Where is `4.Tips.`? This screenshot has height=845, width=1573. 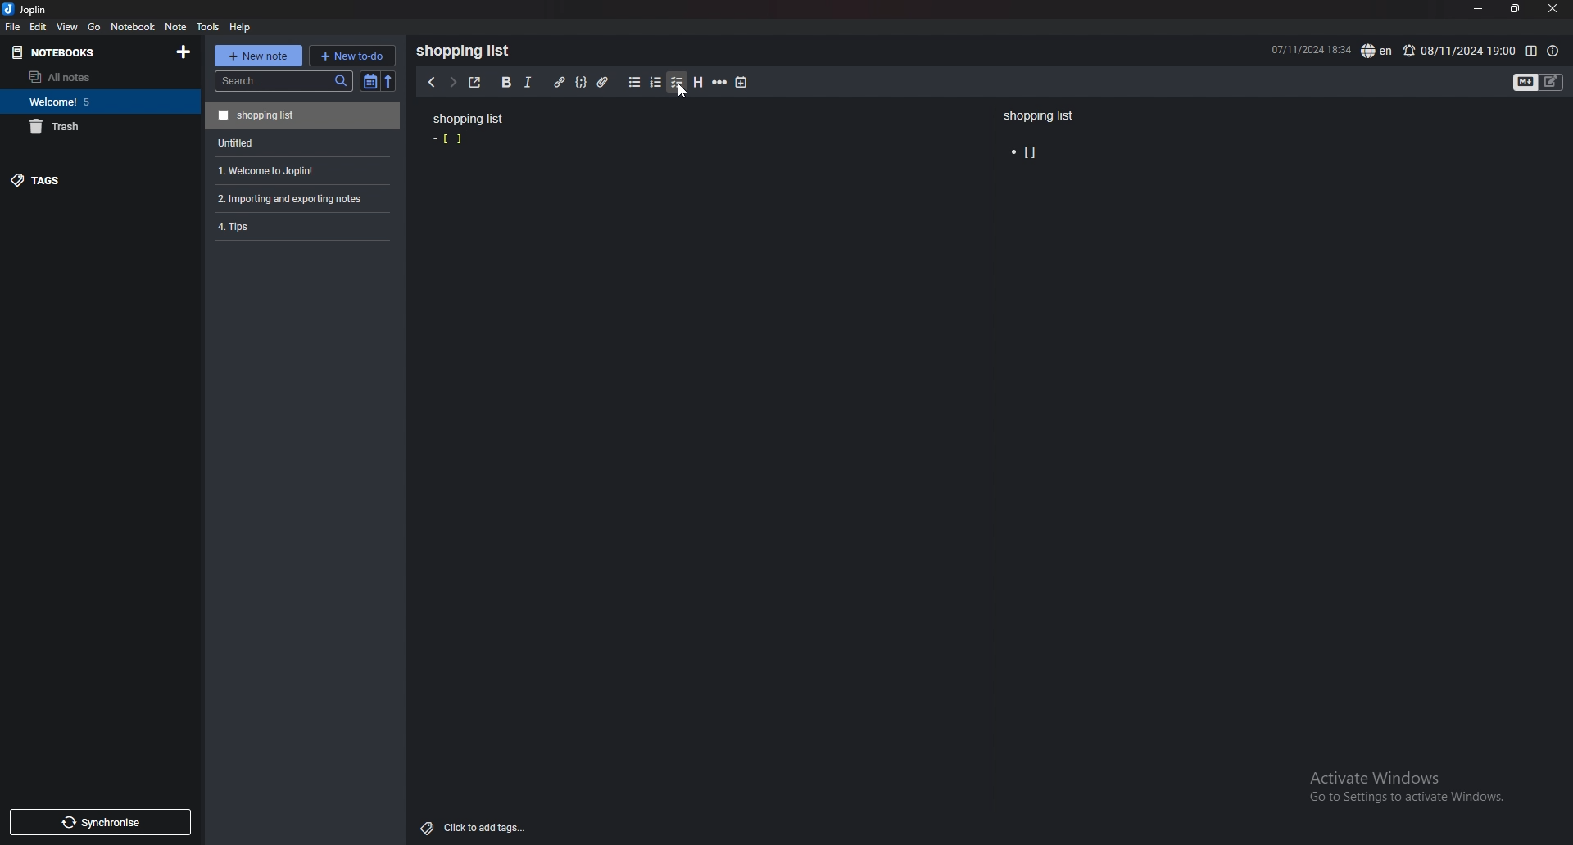
4.Tips. is located at coordinates (301, 226).